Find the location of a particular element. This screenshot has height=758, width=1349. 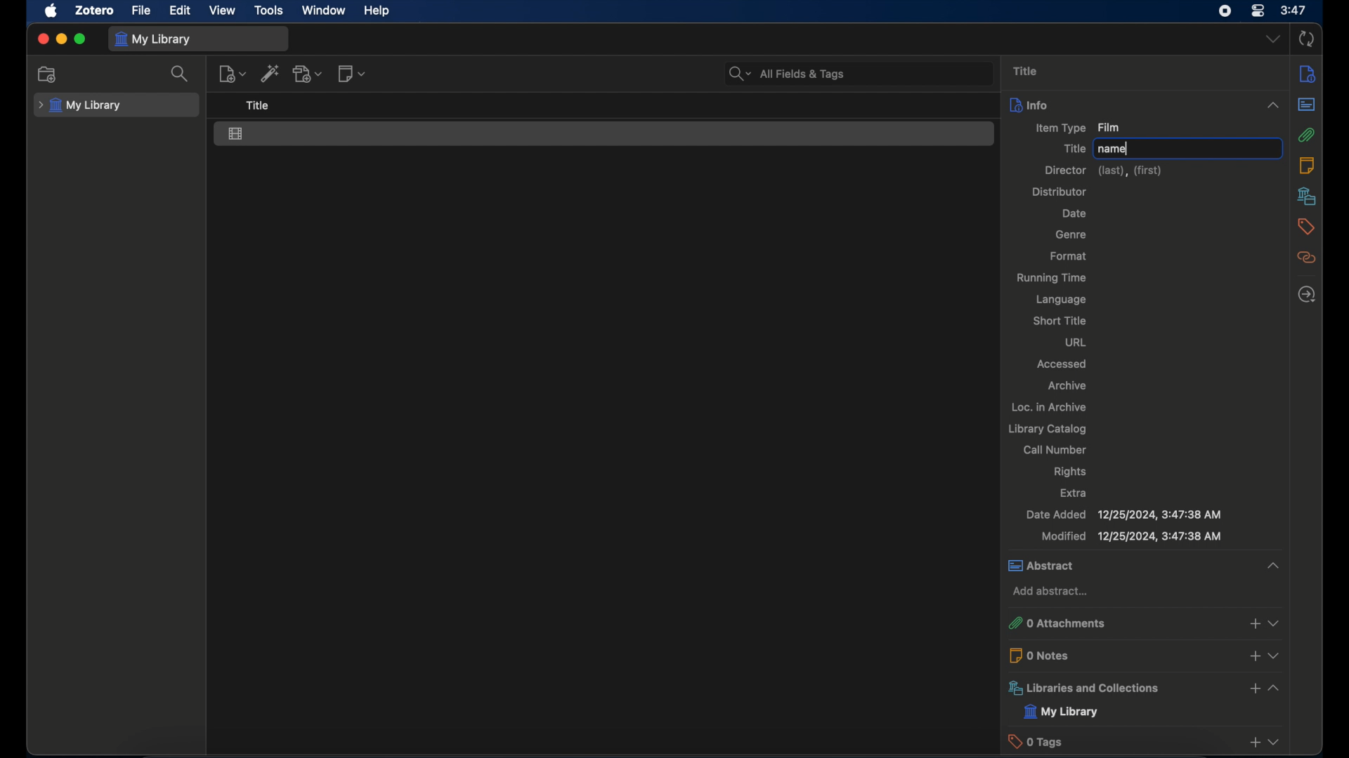

add attachment is located at coordinates (308, 74).